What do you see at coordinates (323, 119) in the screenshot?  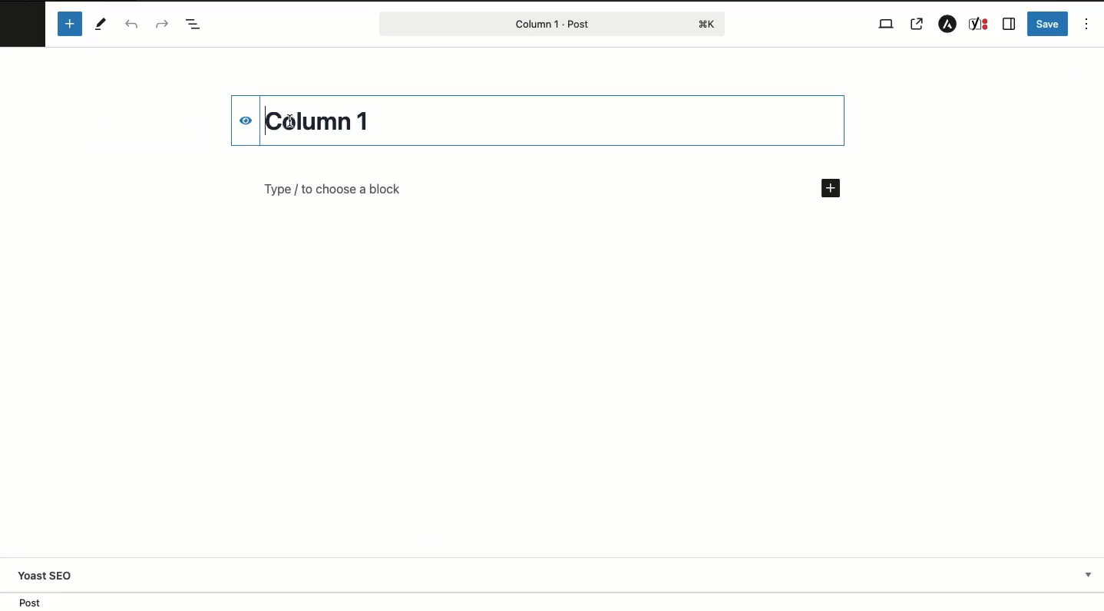 I see `Title` at bounding box center [323, 119].